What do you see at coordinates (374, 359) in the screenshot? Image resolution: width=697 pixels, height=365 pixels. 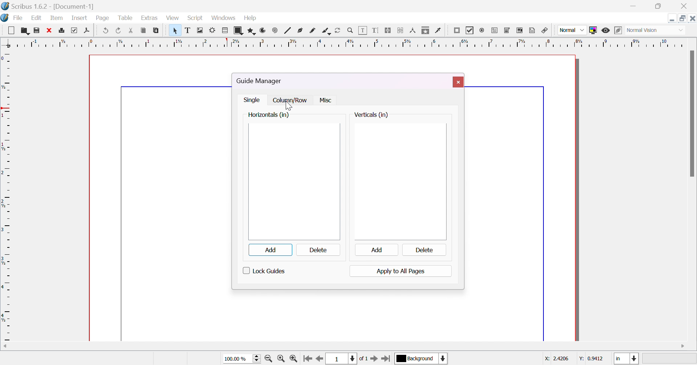 I see `go to next page` at bounding box center [374, 359].